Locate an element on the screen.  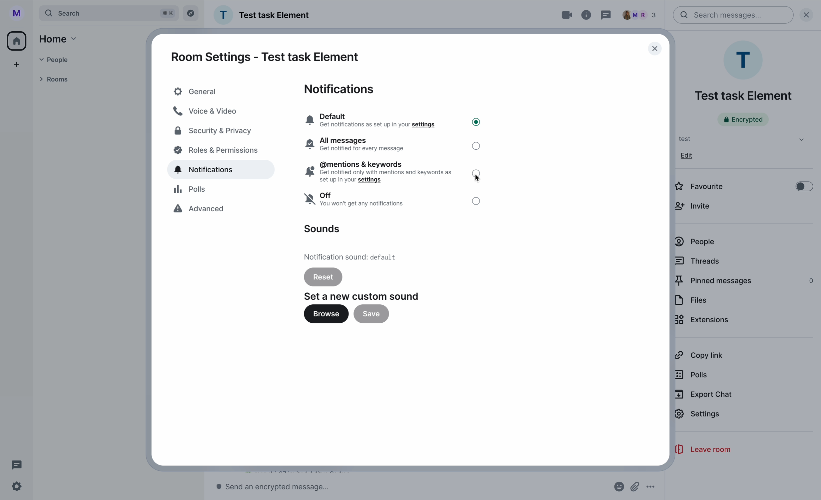
copy link is located at coordinates (699, 355).